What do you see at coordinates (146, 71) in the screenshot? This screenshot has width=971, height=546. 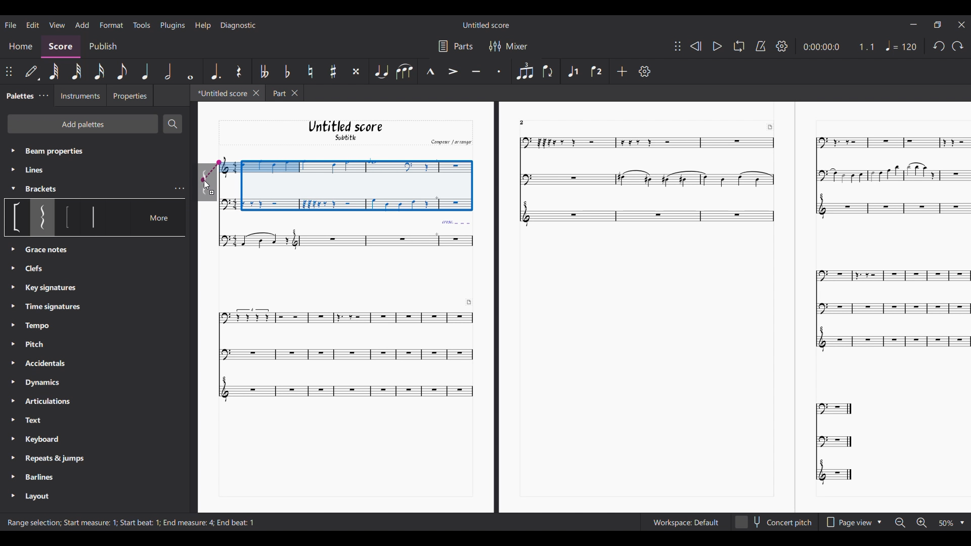 I see `Quarter note` at bounding box center [146, 71].